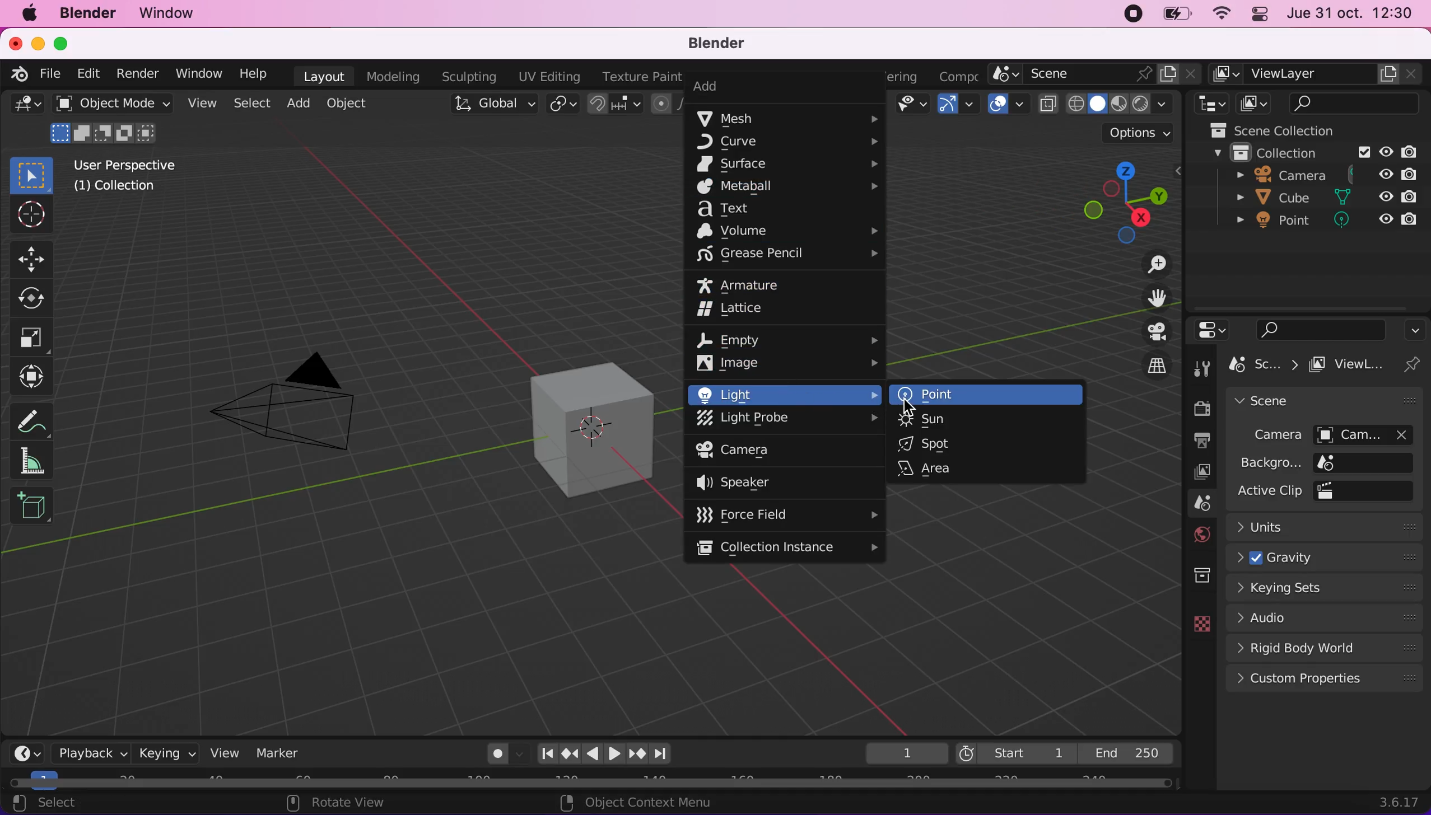 The height and width of the screenshot is (815, 1431). Describe the element at coordinates (1048, 106) in the screenshot. I see `toggle x ray` at that location.